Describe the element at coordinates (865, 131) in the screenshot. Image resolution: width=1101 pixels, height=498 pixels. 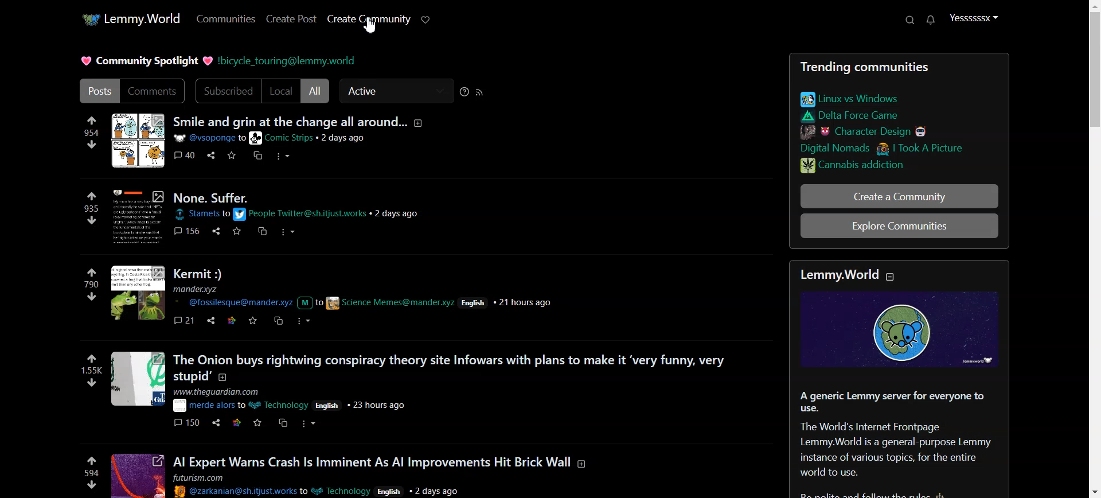
I see `link` at that location.